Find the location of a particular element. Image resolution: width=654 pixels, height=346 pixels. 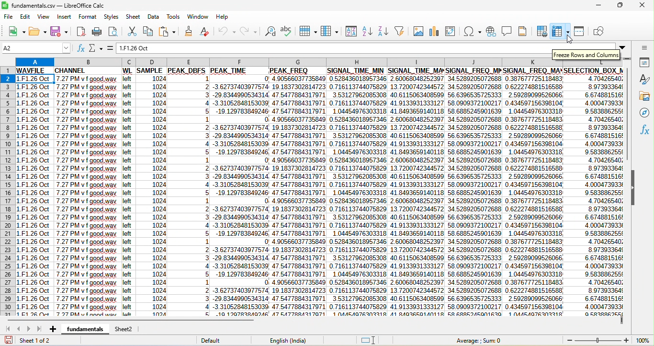

sidebar setting is located at coordinates (644, 48).